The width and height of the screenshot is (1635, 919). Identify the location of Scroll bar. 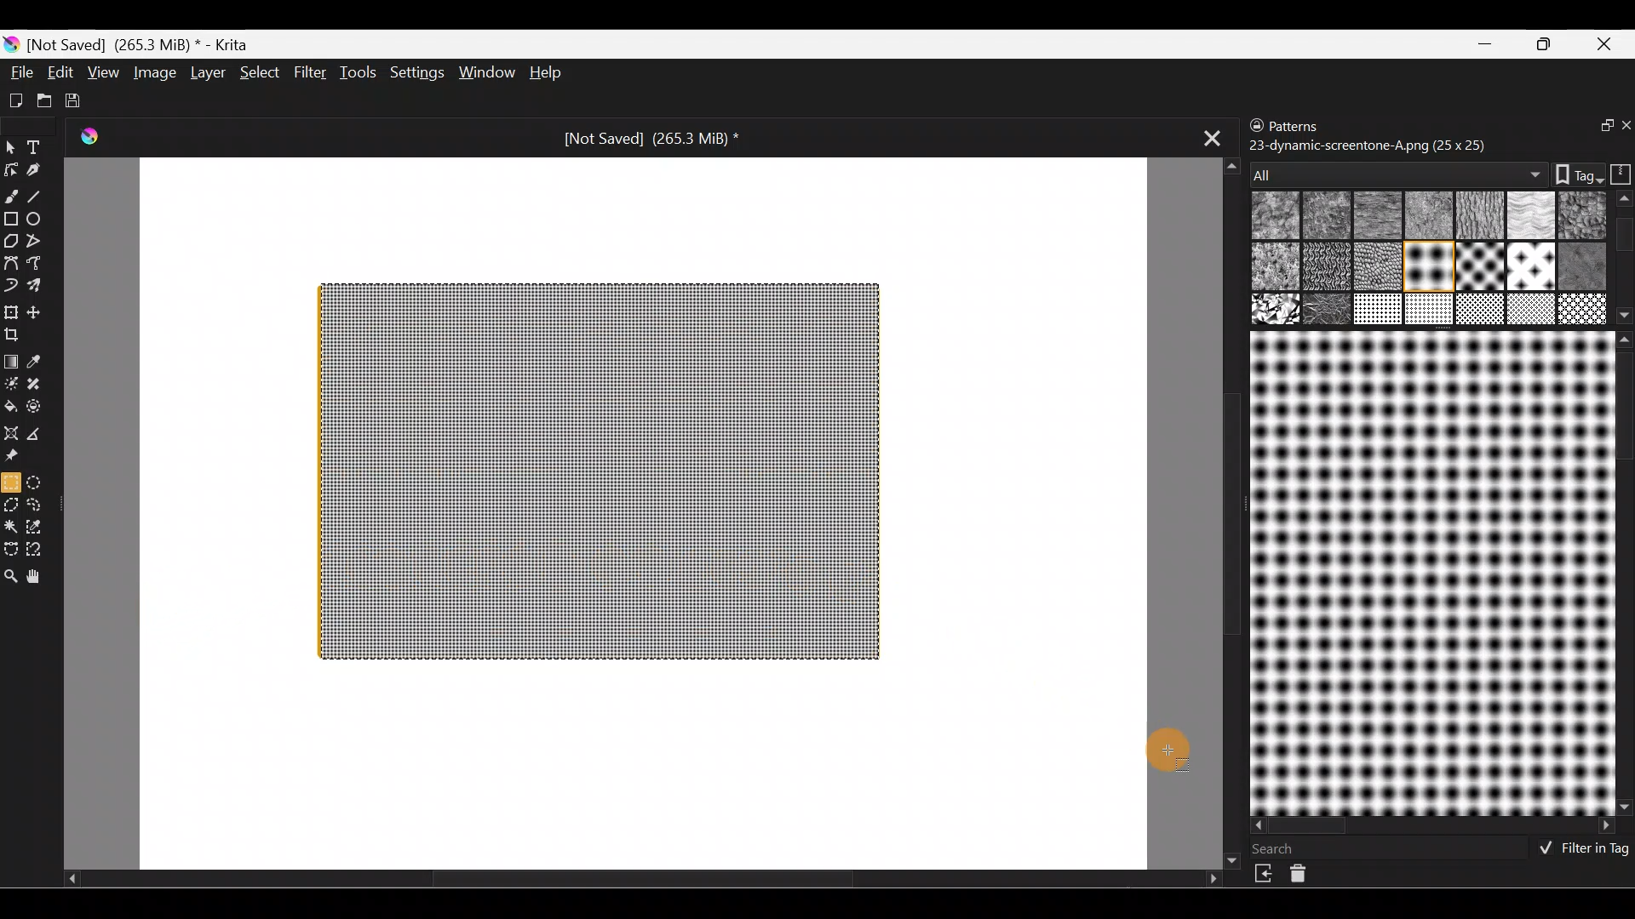
(1625, 258).